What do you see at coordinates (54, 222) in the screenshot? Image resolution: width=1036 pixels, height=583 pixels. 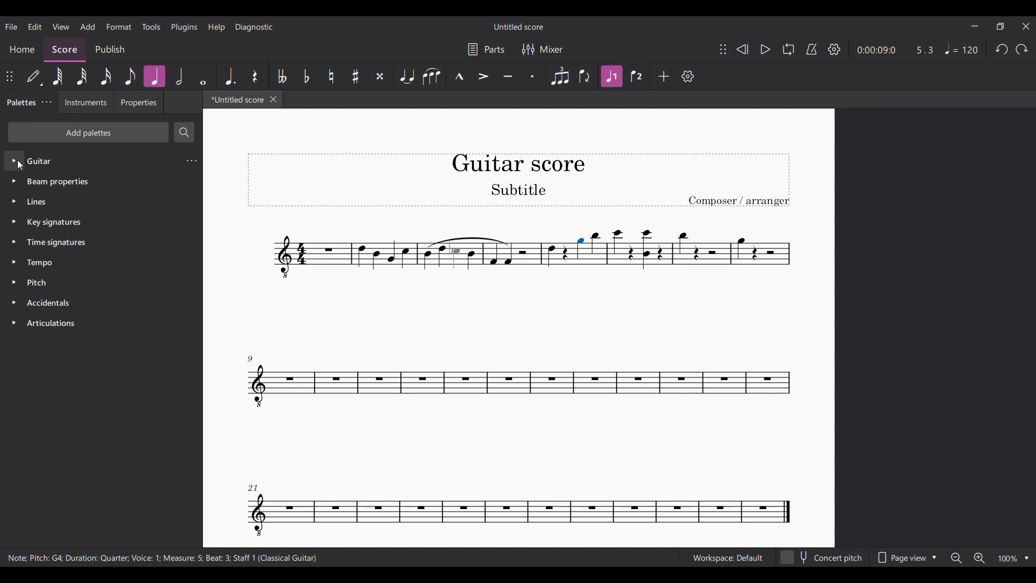 I see `Key signatures palette` at bounding box center [54, 222].